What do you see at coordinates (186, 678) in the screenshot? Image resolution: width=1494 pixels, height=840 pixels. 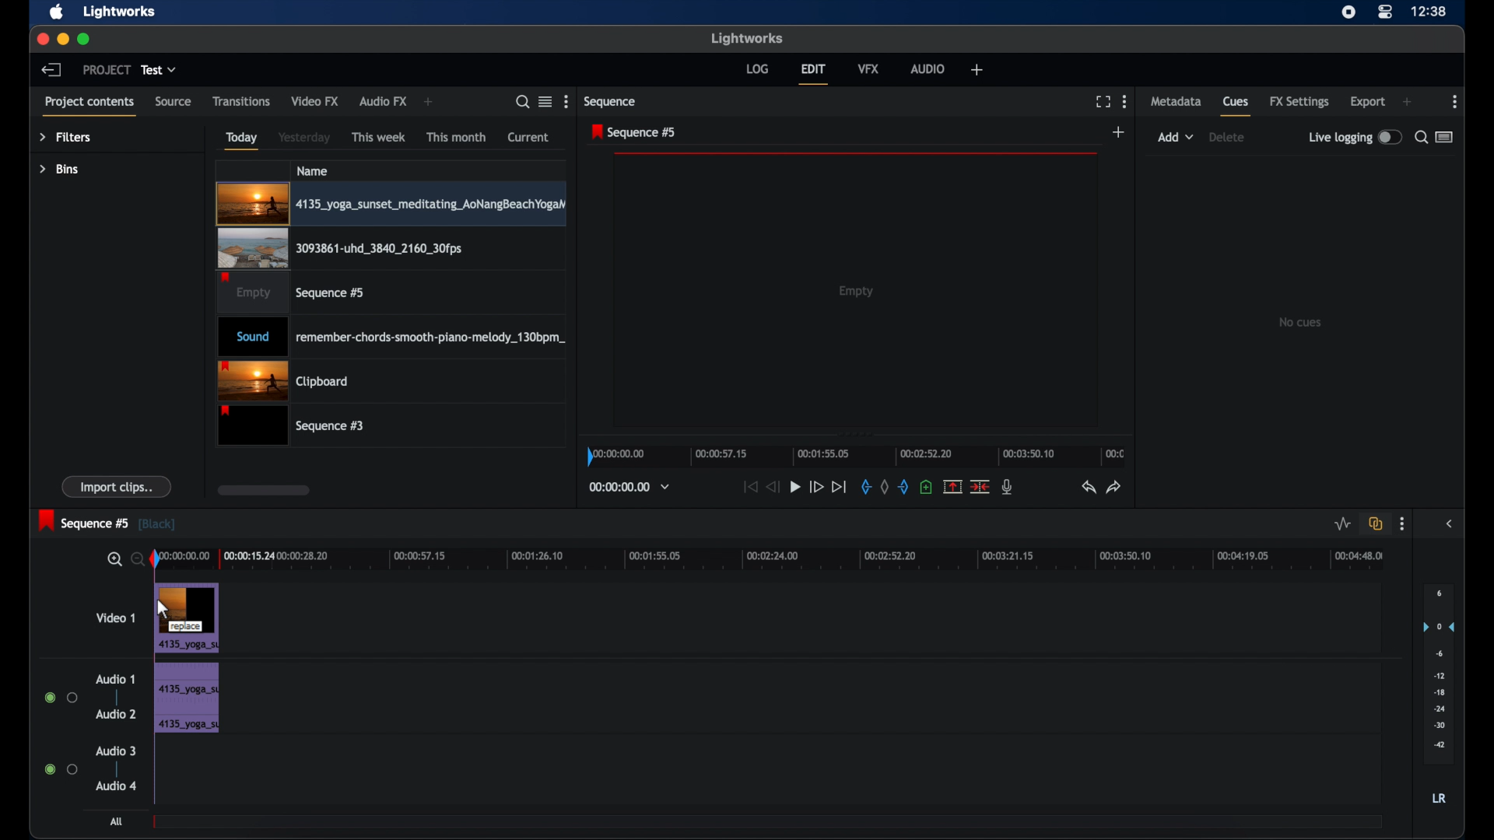 I see `audio clip` at bounding box center [186, 678].